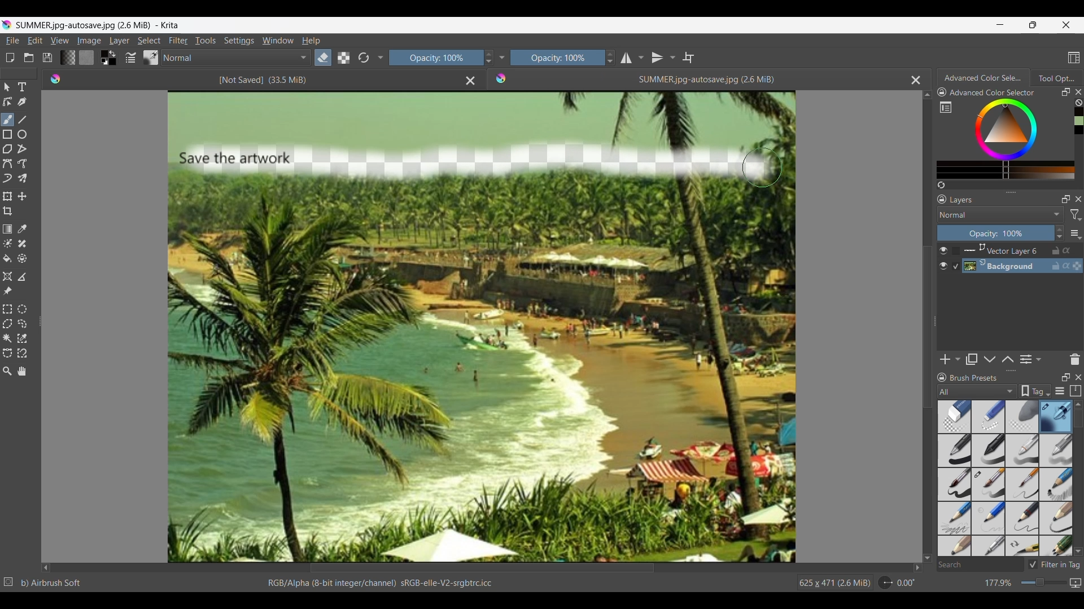 The height and width of the screenshot is (609, 1084). What do you see at coordinates (942, 92) in the screenshot?
I see `Lock color settings` at bounding box center [942, 92].